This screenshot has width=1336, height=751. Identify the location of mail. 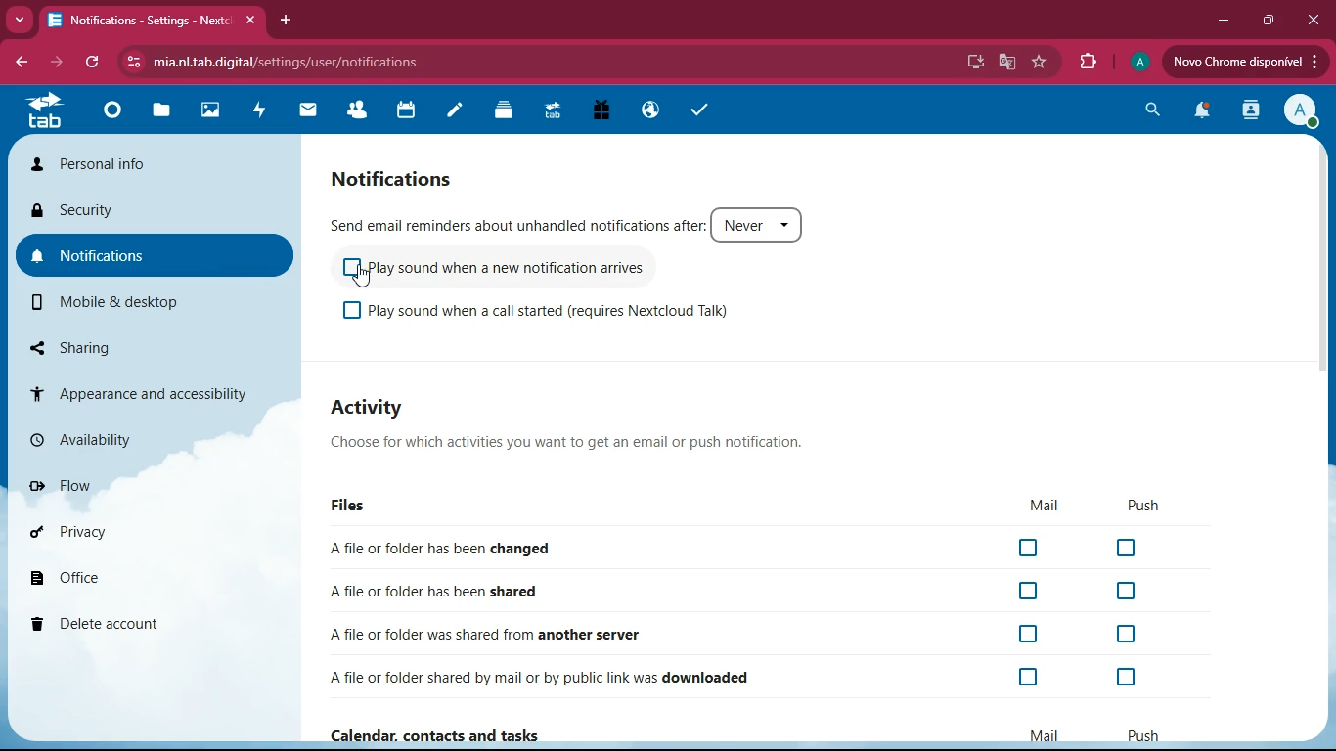
(1046, 734).